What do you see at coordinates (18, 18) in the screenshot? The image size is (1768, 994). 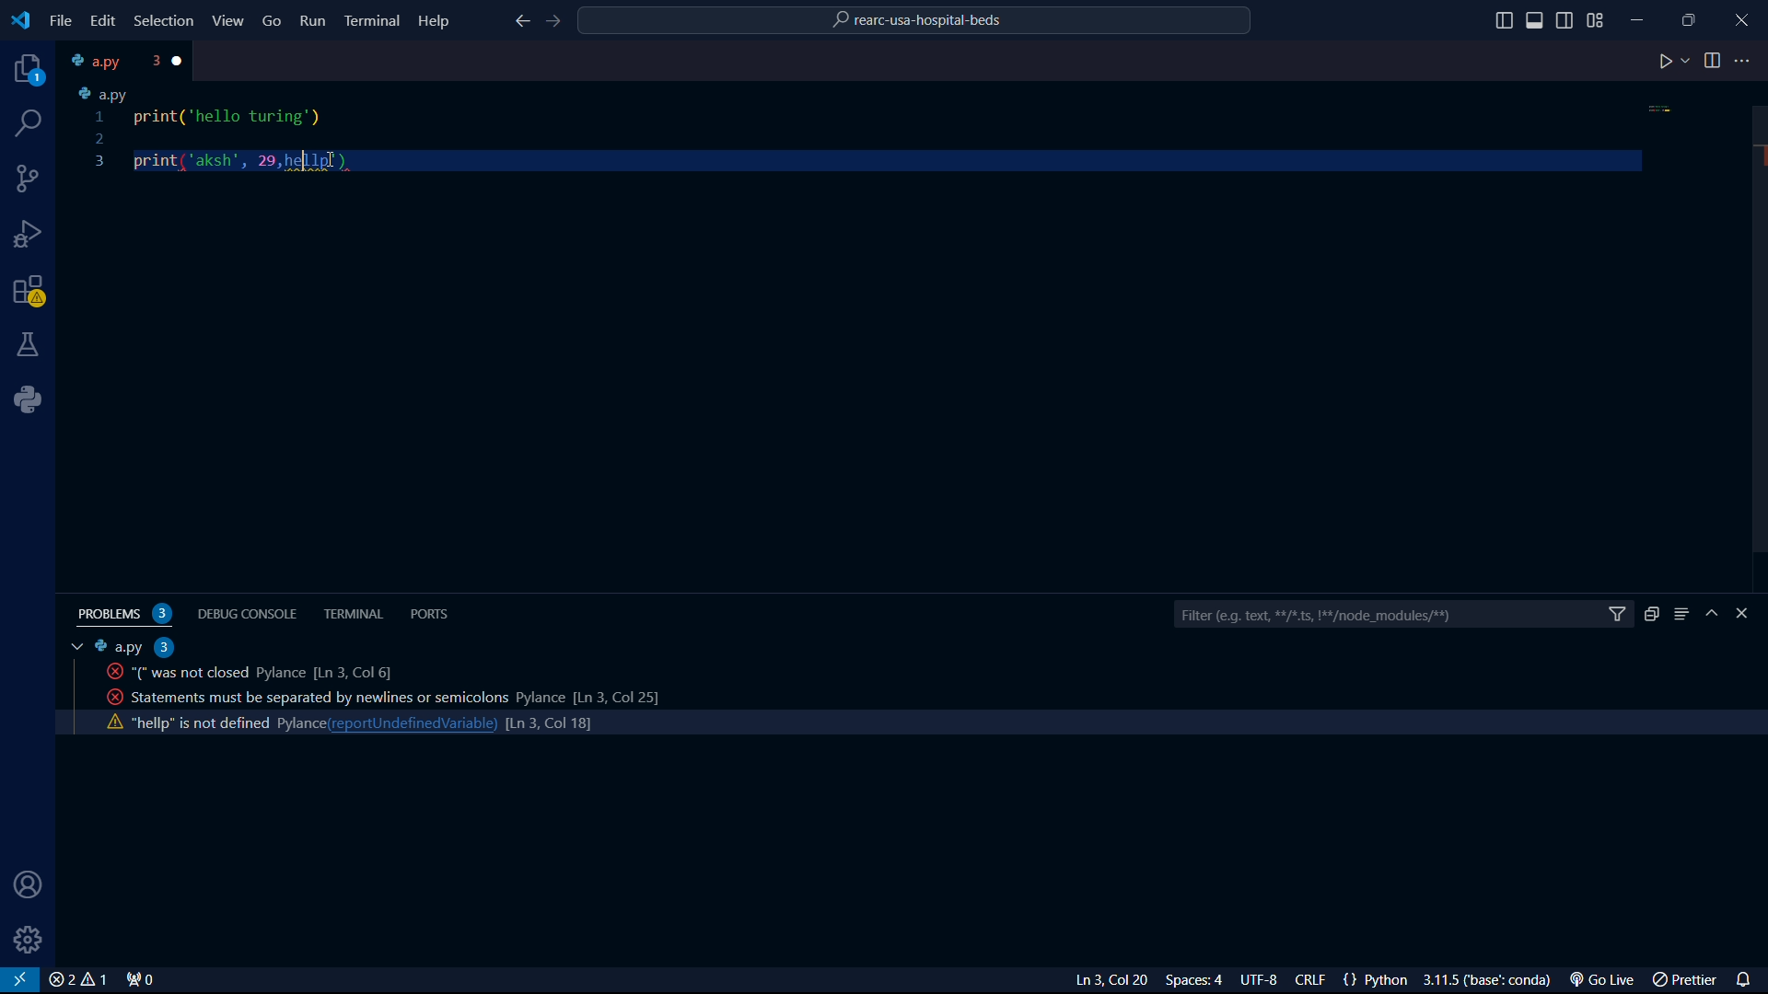 I see `VS Code logo` at bounding box center [18, 18].